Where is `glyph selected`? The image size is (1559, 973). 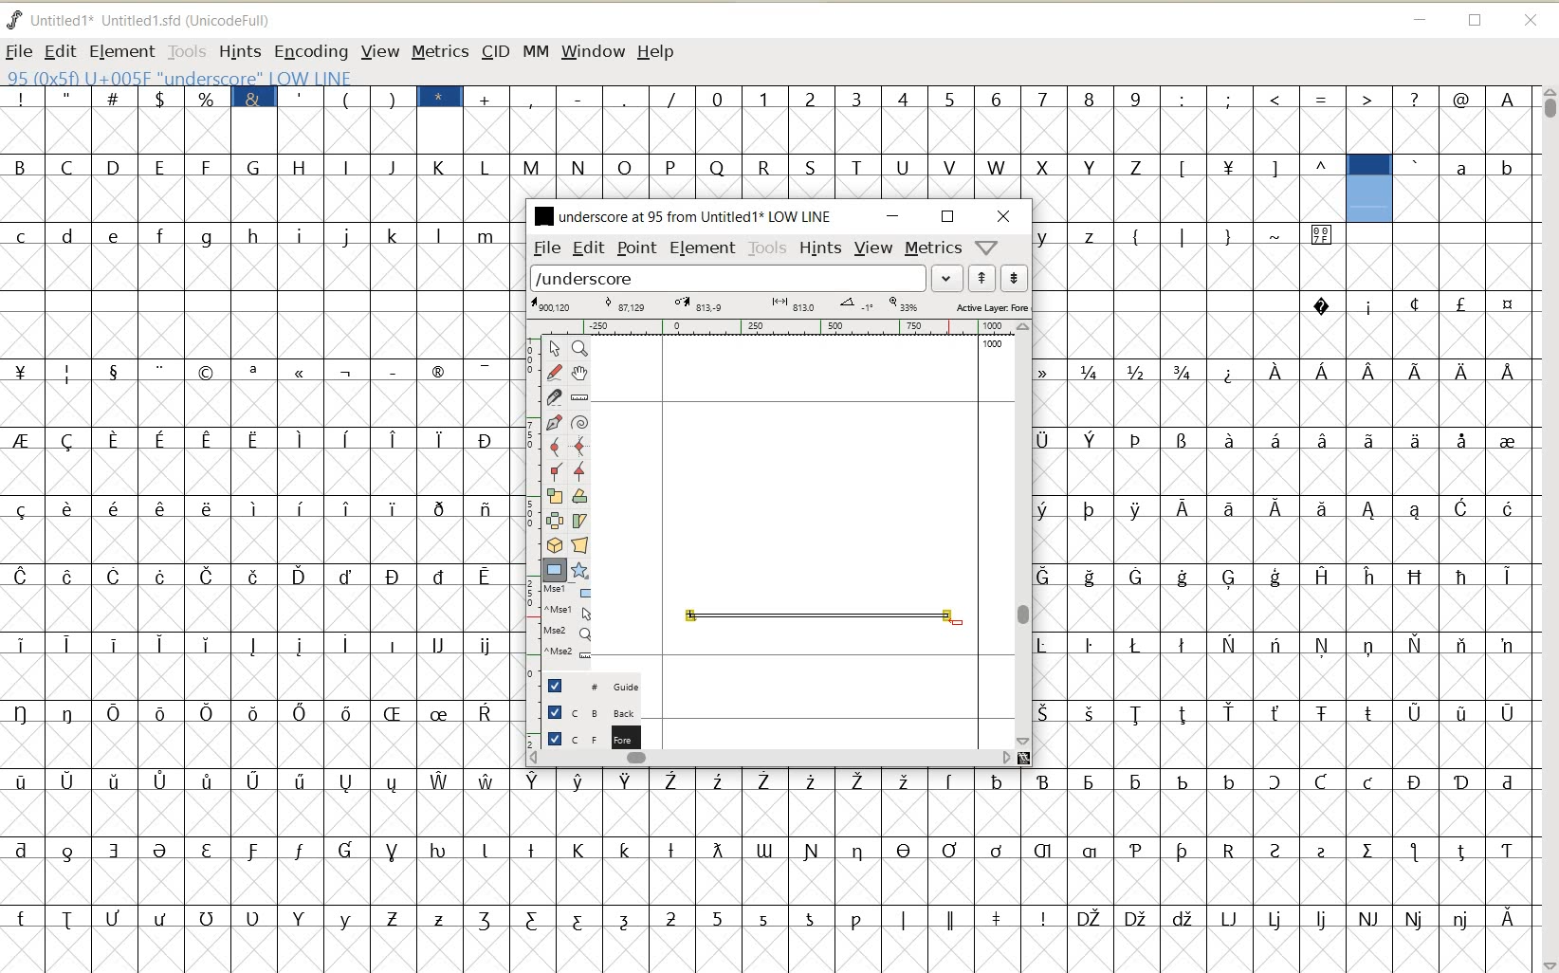 glyph selected is located at coordinates (1369, 189).